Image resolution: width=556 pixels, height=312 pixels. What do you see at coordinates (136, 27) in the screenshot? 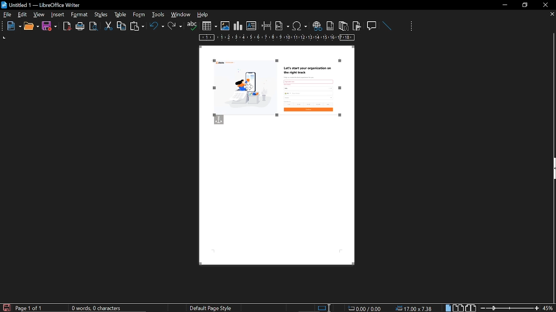
I see `paste` at bounding box center [136, 27].